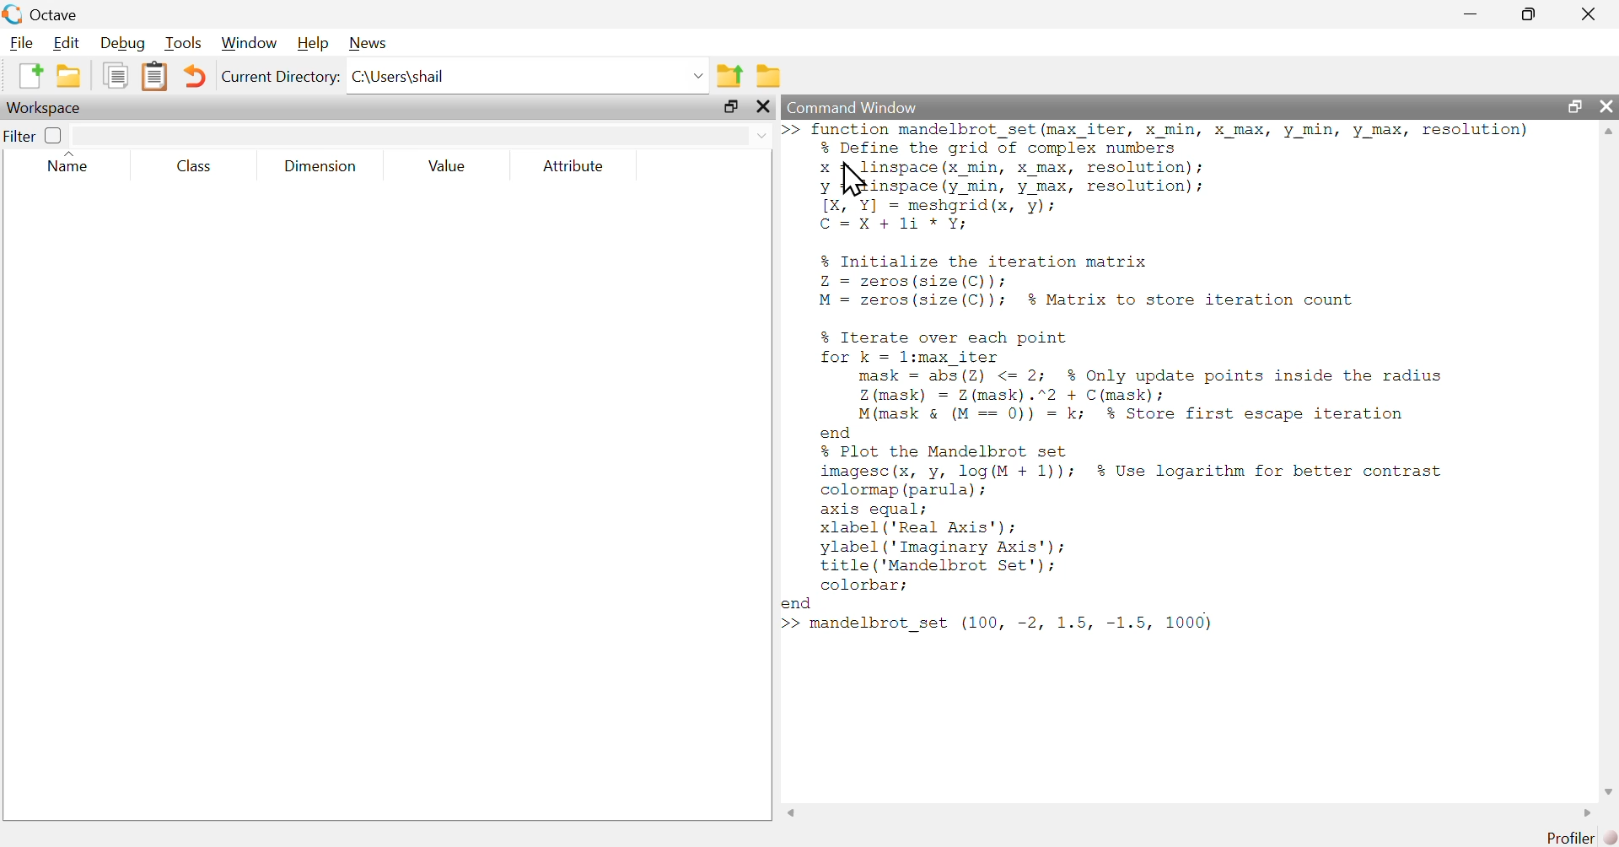 The image size is (1619, 847). Describe the element at coordinates (19, 42) in the screenshot. I see `File` at that location.